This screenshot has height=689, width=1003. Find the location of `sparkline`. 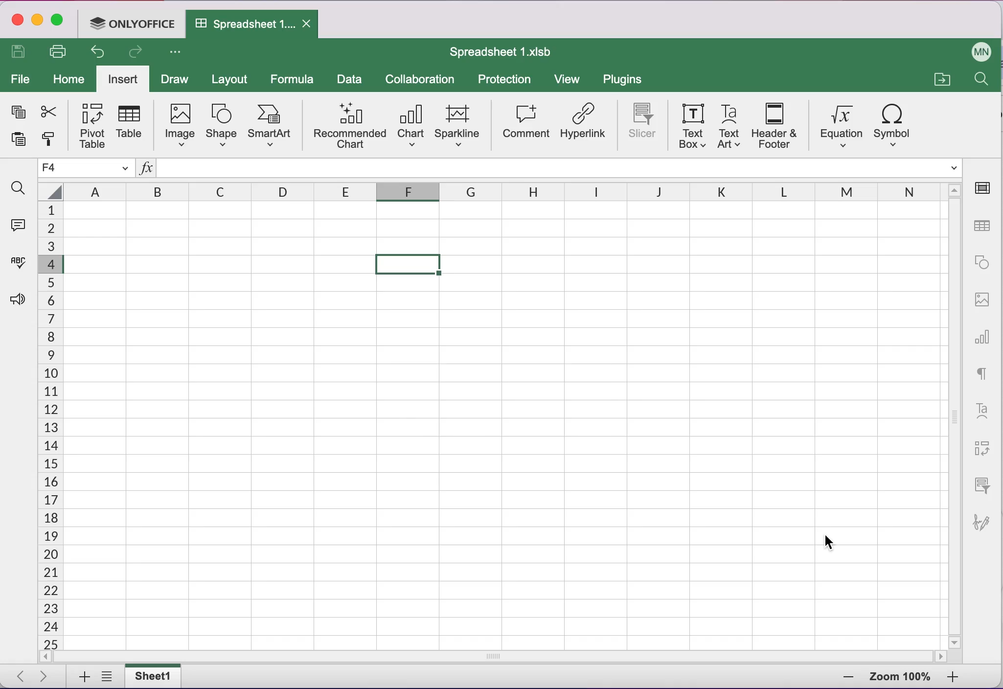

sparkline is located at coordinates (460, 123).